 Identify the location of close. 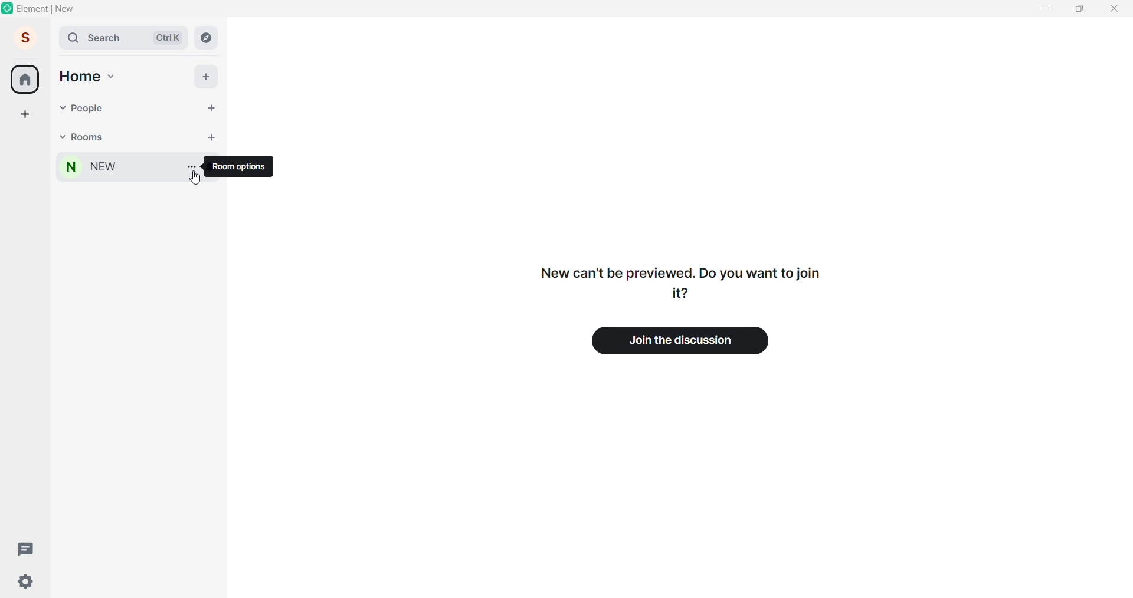
(1116, 8).